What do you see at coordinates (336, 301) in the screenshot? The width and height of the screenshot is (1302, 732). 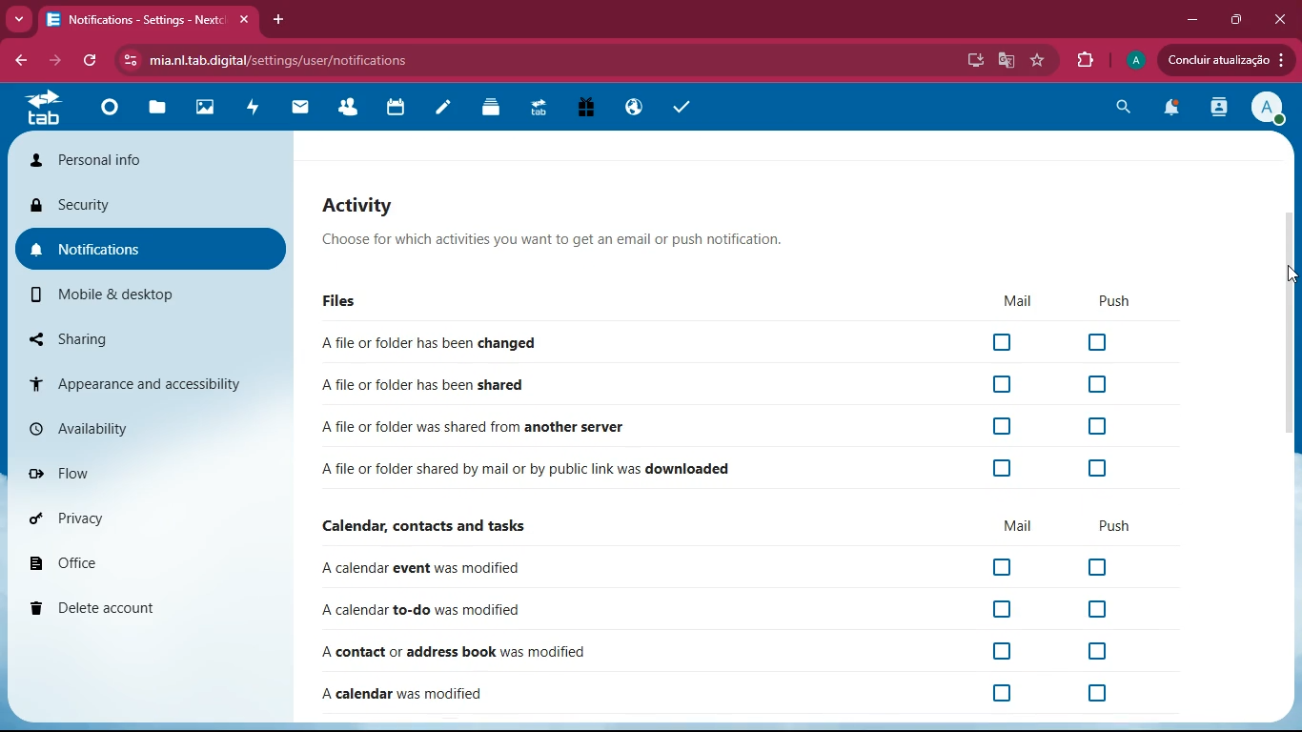 I see `Files` at bounding box center [336, 301].